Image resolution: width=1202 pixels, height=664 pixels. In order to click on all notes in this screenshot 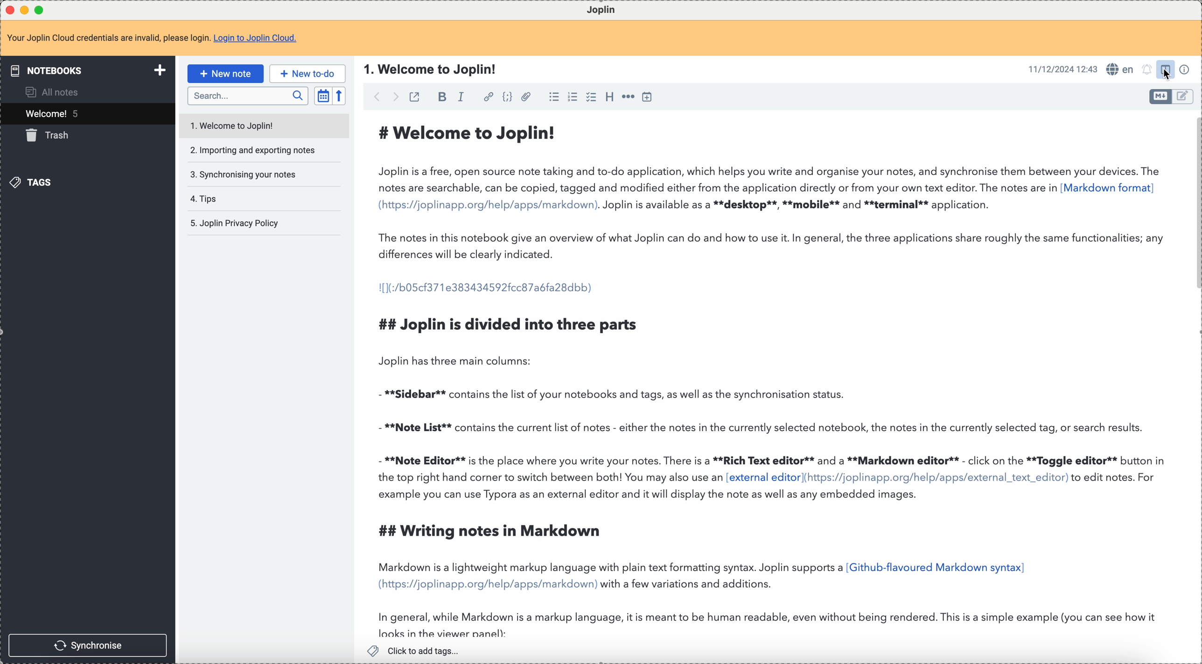, I will do `click(57, 92)`.